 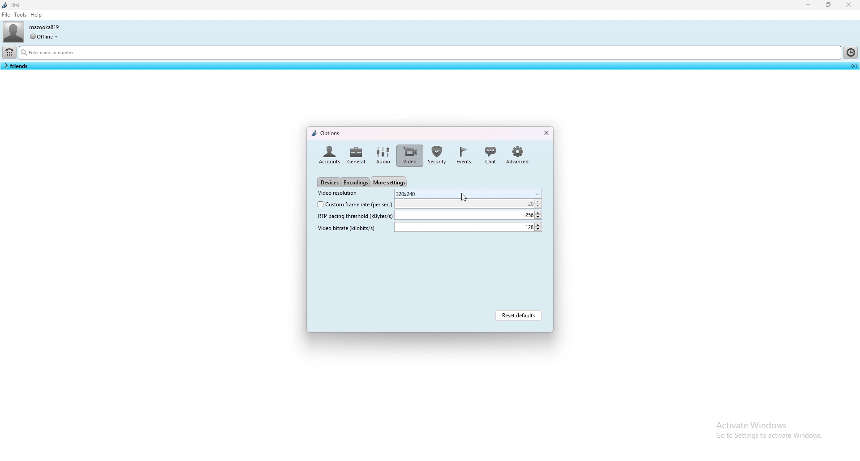 What do you see at coordinates (490, 154) in the screenshot?
I see `chat` at bounding box center [490, 154].